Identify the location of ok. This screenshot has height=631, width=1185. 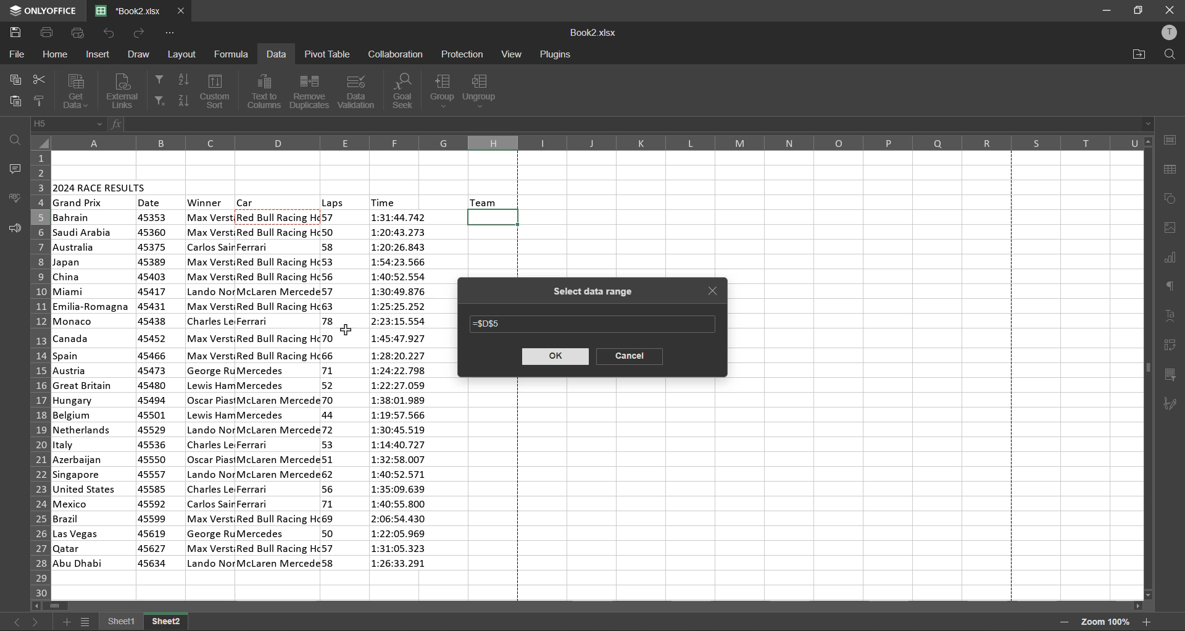
(554, 357).